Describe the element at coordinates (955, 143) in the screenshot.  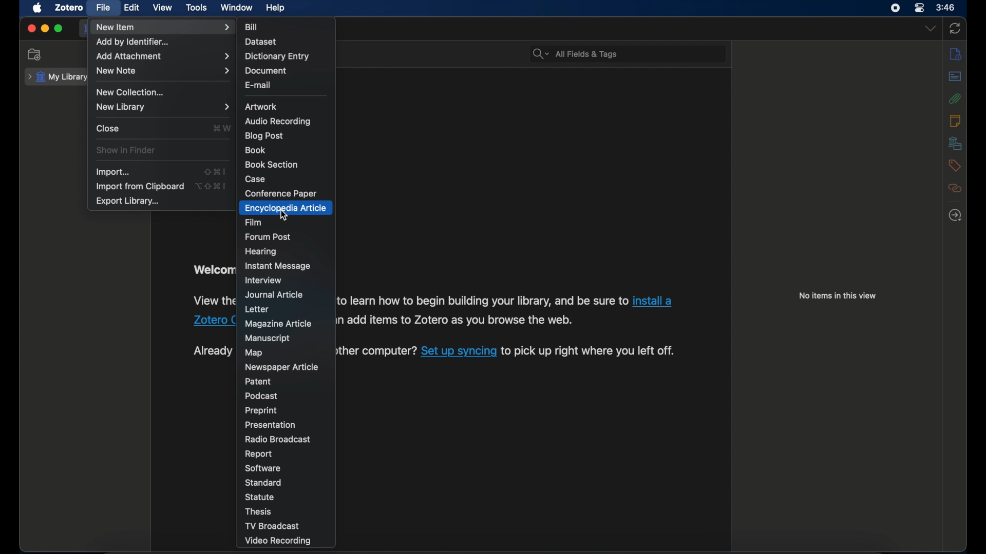
I see `libraries` at that location.